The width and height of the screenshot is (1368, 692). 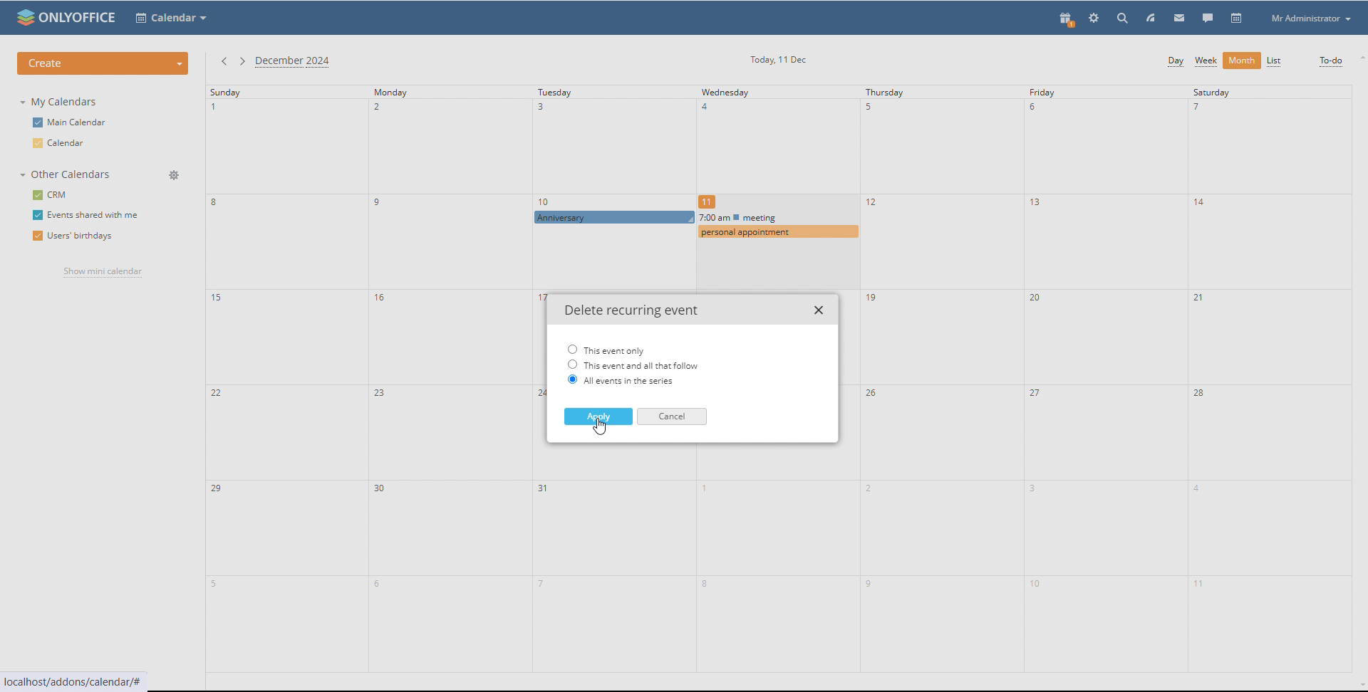 I want to click on current date, so click(x=777, y=60).